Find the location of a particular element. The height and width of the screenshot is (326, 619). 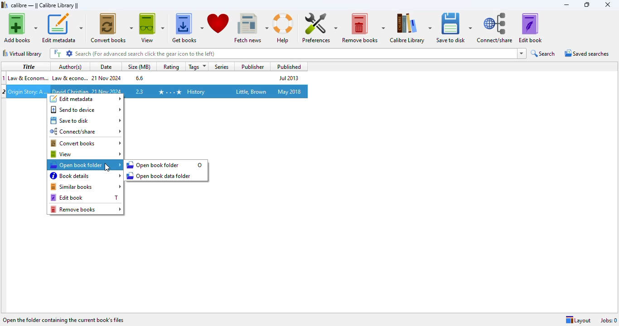

fetch news is located at coordinates (251, 27).